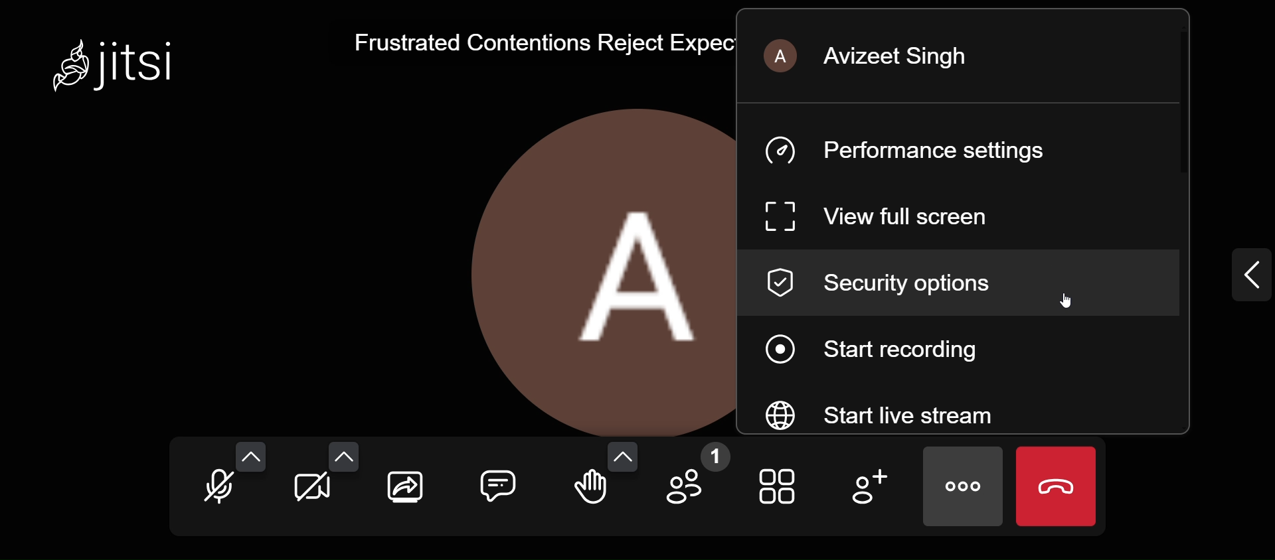 This screenshot has height=560, width=1275. I want to click on unmute mic, so click(219, 487).